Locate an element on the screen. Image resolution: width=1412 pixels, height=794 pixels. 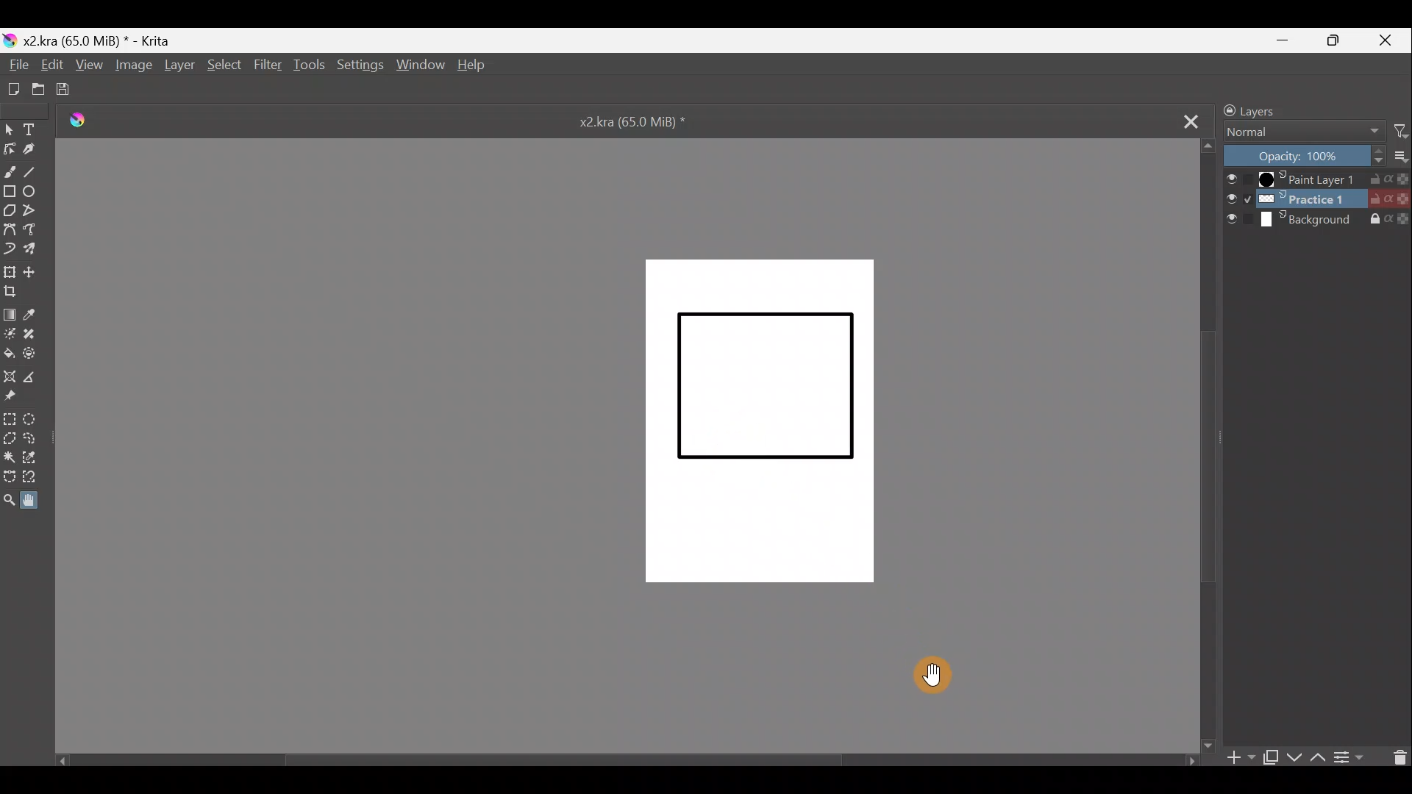
Normal Blending mode is located at coordinates (1297, 132).